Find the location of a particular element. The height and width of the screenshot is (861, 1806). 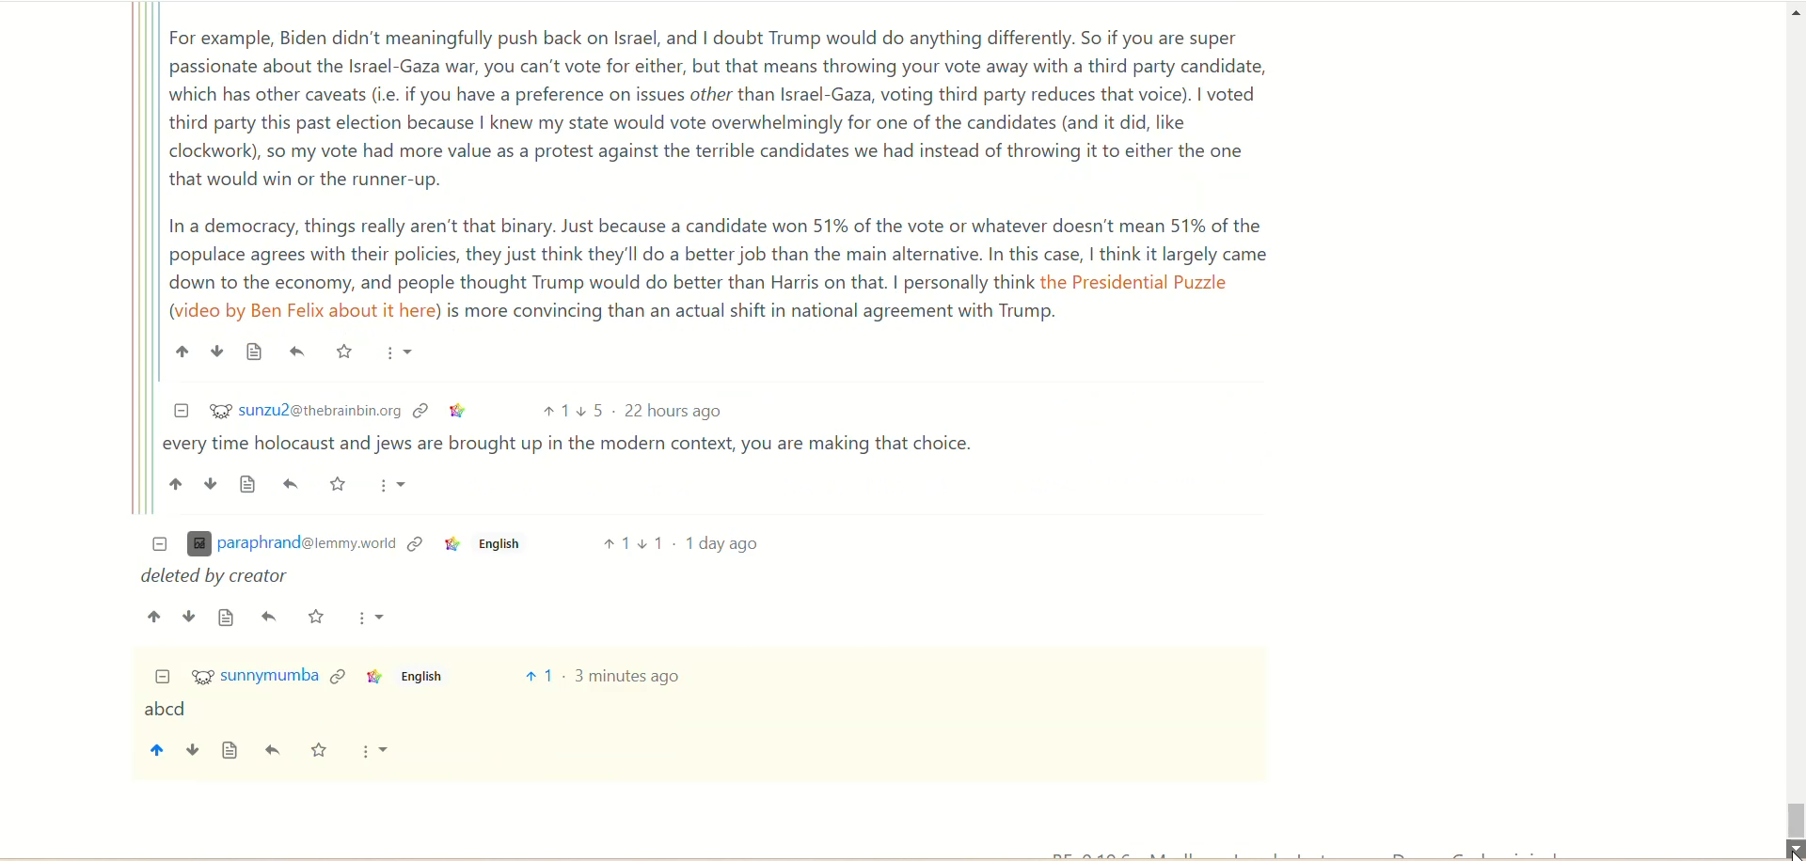

vote is located at coordinates (538, 676).